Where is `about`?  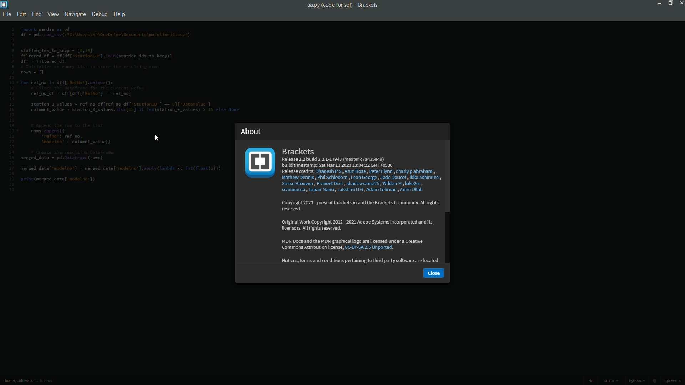
about is located at coordinates (251, 132).